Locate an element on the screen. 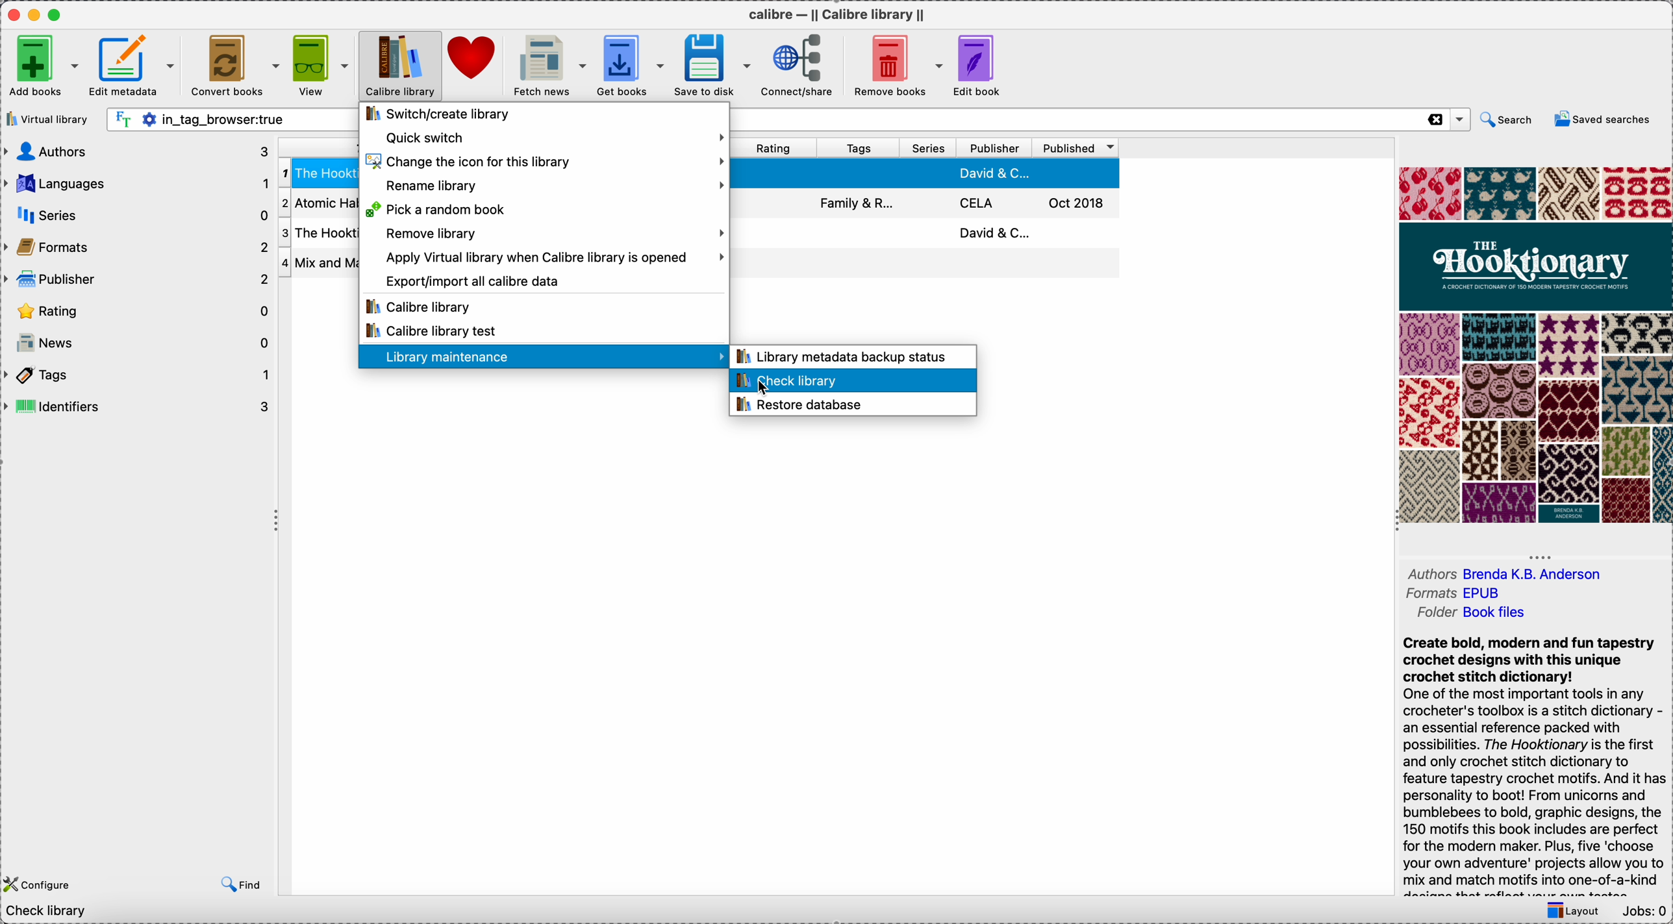 The width and height of the screenshot is (1673, 924). view is located at coordinates (321, 66).